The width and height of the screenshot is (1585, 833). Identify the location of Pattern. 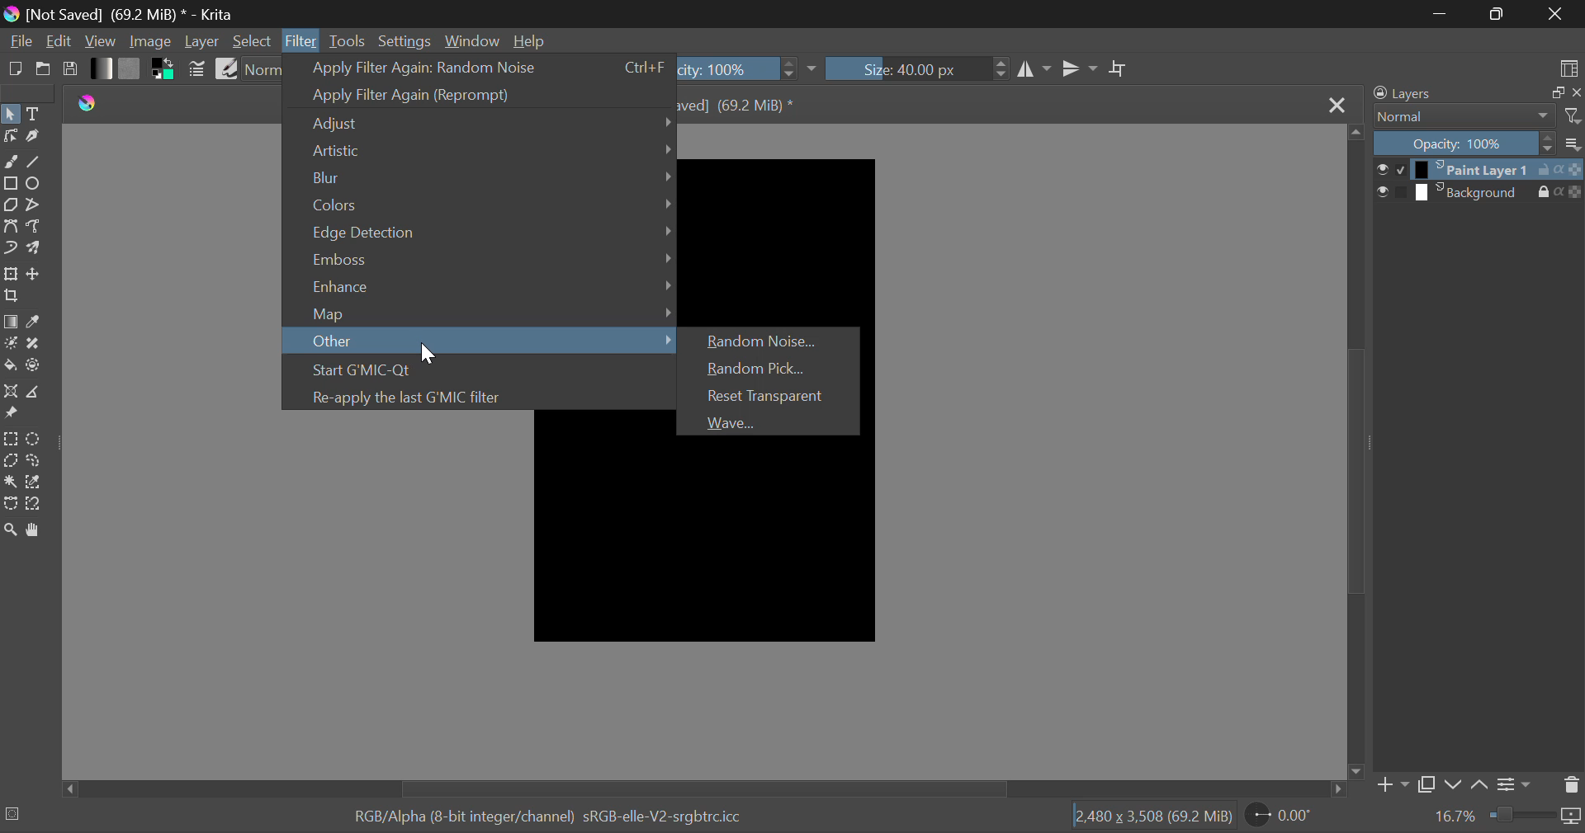
(132, 68).